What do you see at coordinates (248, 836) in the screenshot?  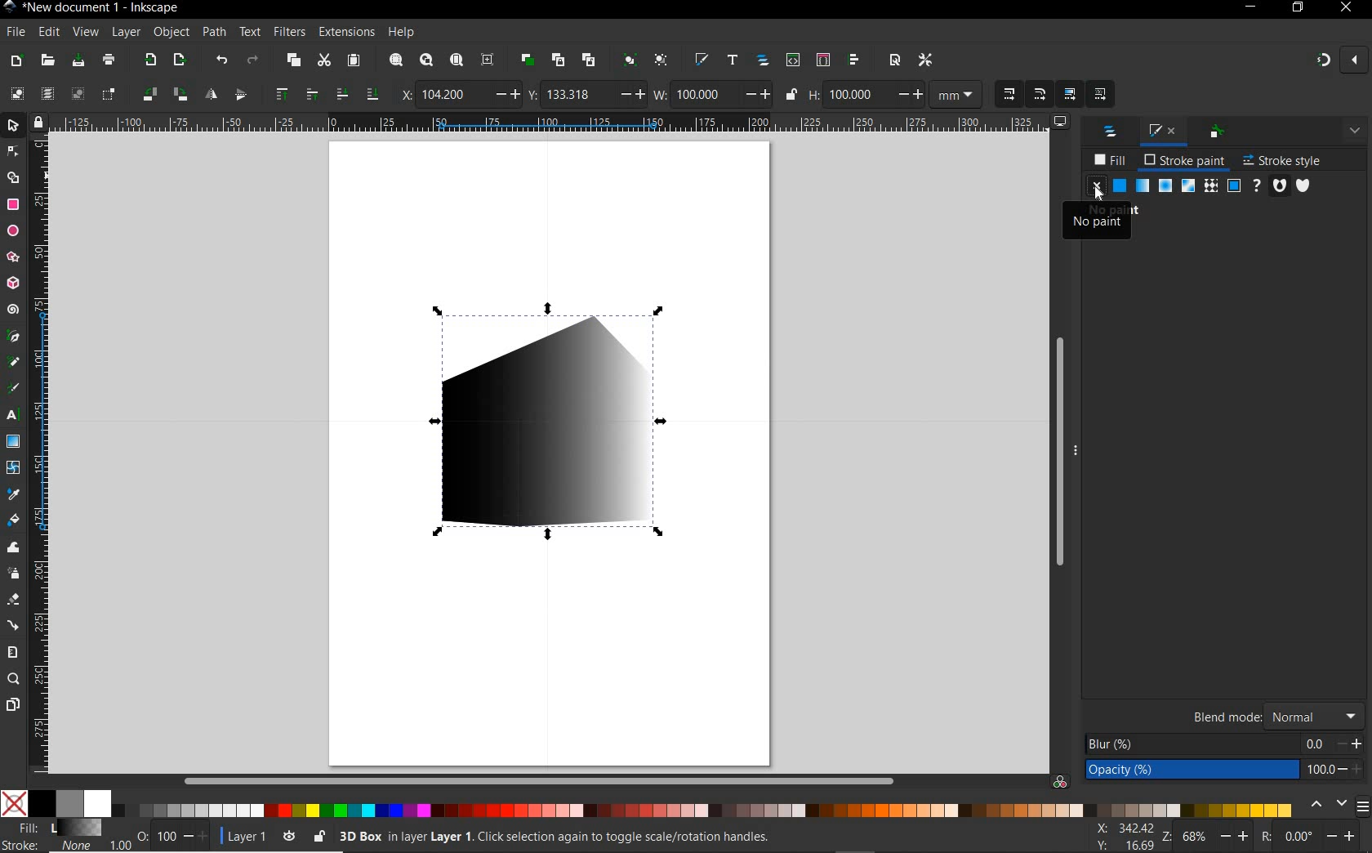 I see `LAYER 1-CURRENT LAYER` at bounding box center [248, 836].